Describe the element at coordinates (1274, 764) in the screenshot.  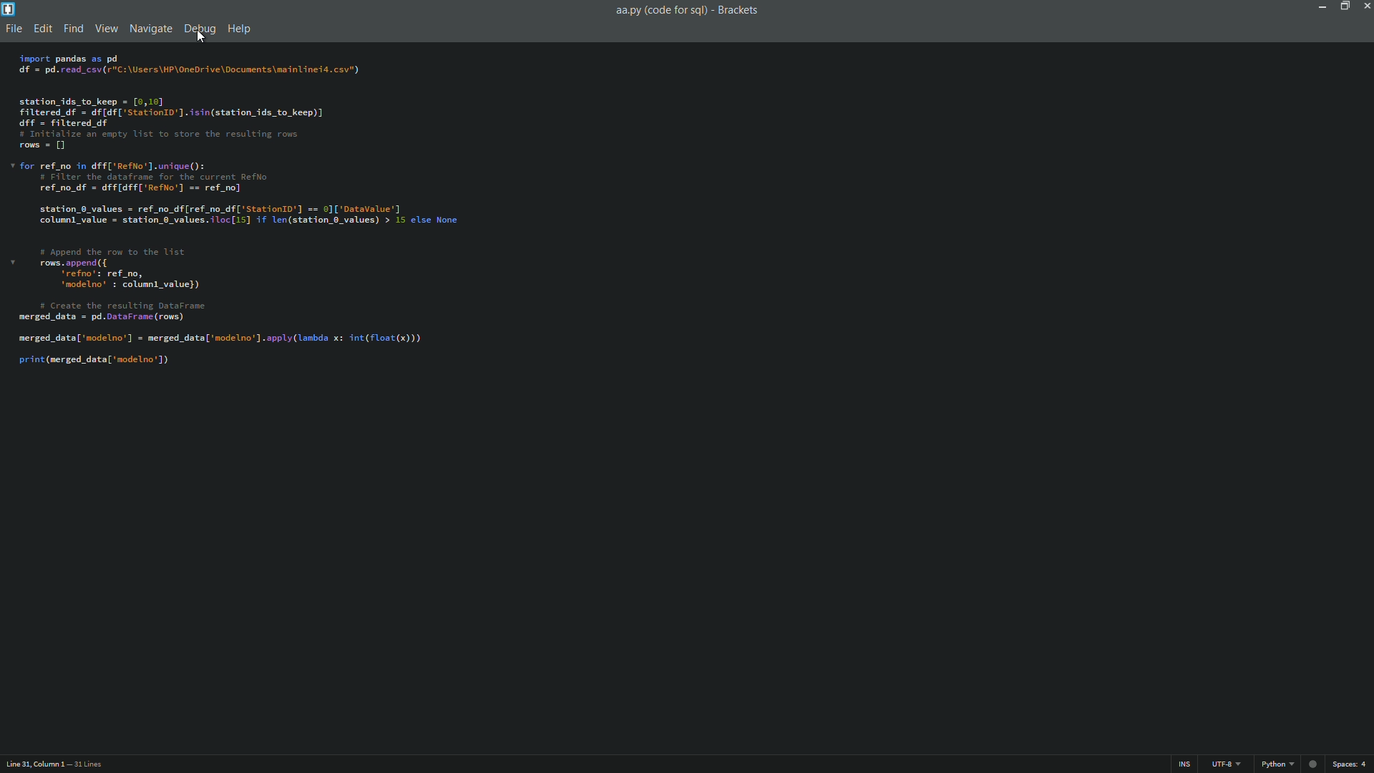
I see `Python` at that location.